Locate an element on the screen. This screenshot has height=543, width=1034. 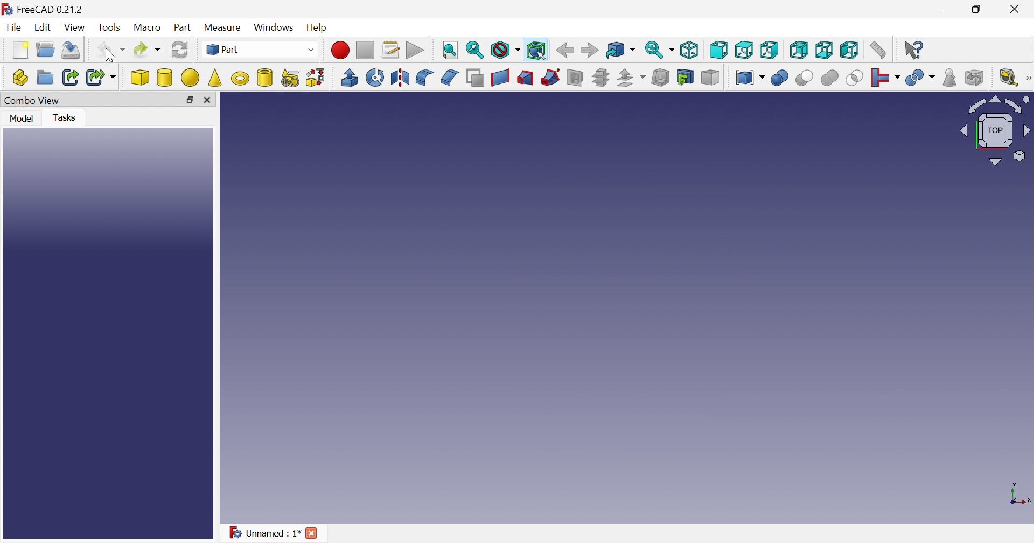
Top is located at coordinates (744, 50).